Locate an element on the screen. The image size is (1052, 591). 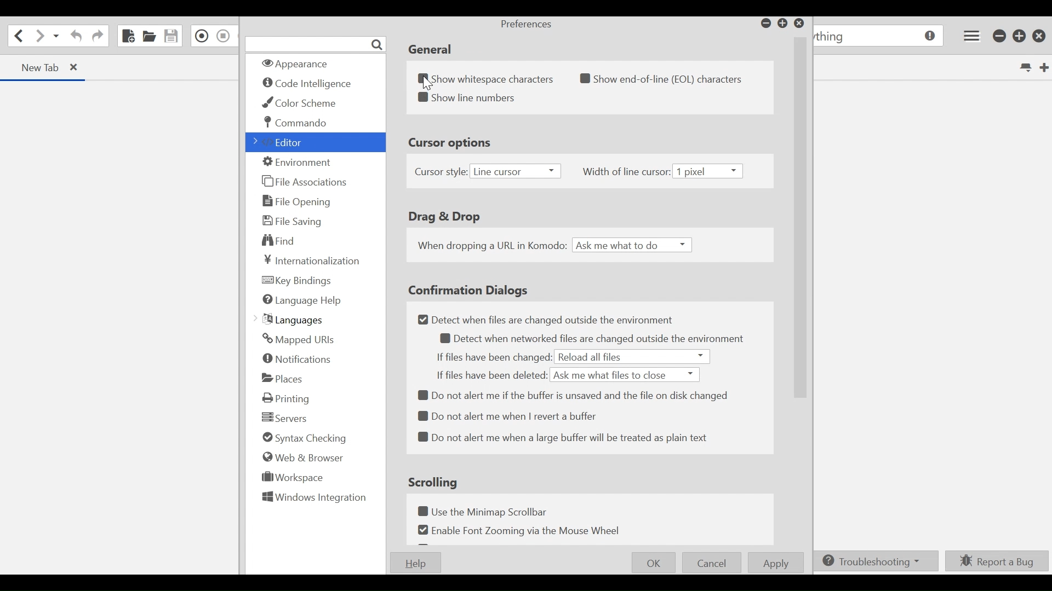
vertical scrollbar is located at coordinates (801, 222).